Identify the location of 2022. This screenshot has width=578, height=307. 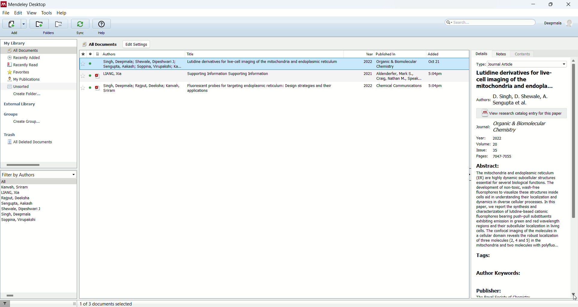
(368, 86).